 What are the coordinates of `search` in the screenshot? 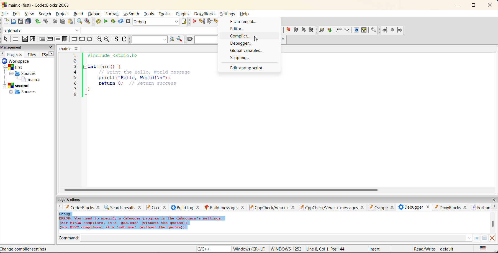 It's located at (46, 14).